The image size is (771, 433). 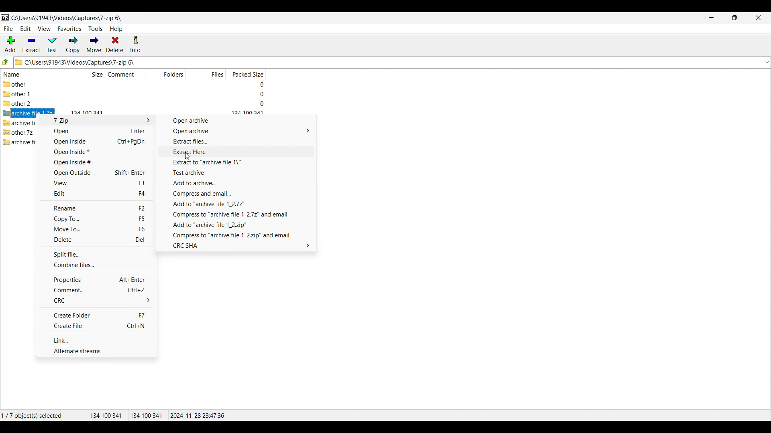 I want to click on Comment column, so click(x=126, y=74).